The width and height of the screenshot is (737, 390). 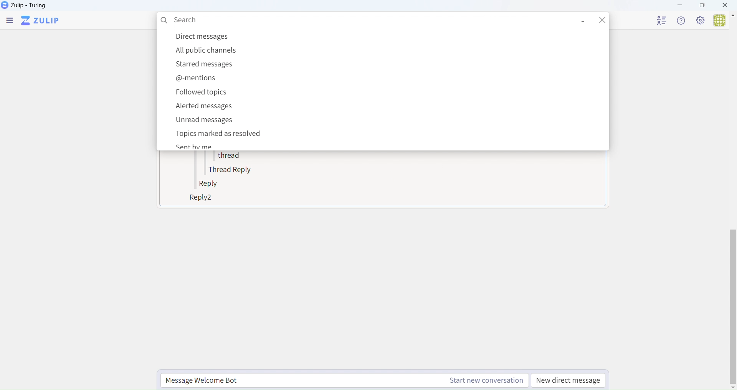 I want to click on Close, so click(x=599, y=20).